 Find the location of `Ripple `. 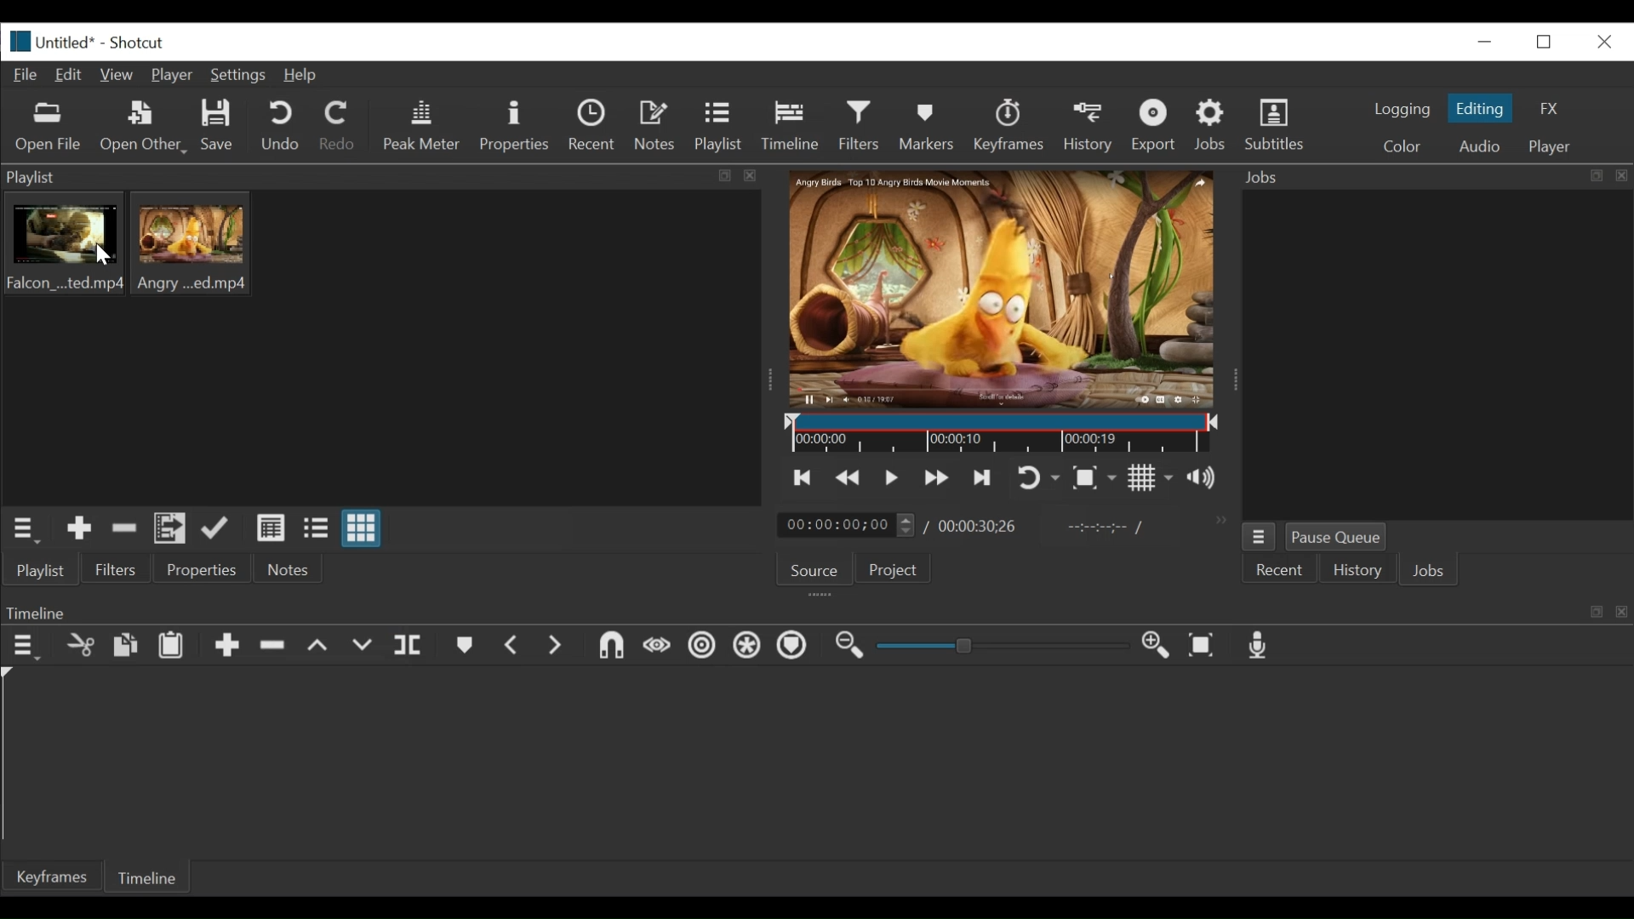

Ripple  is located at coordinates (702, 648).